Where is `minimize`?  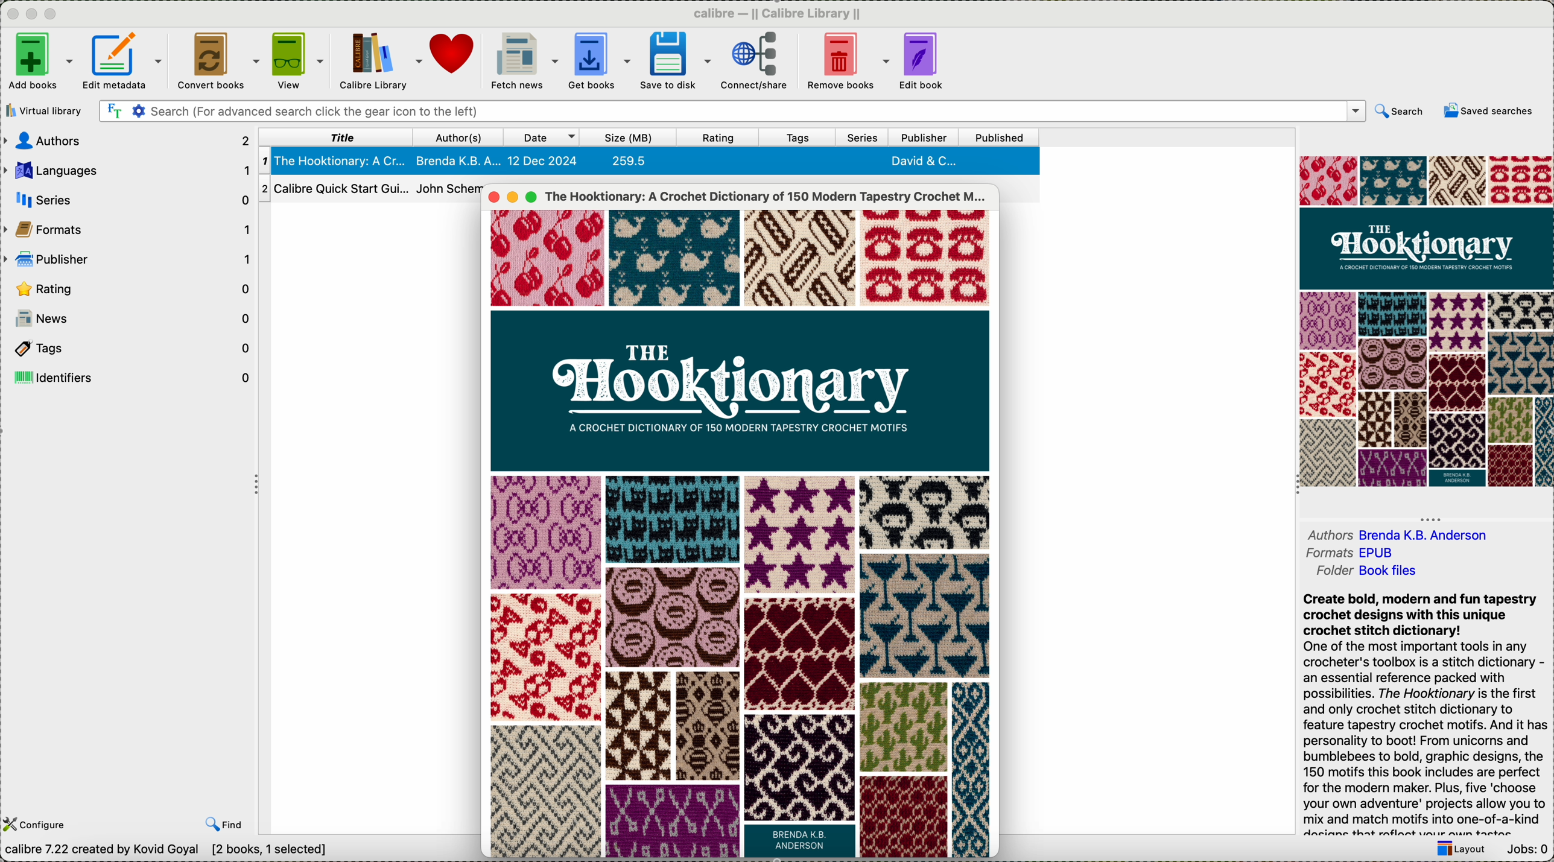 minimize is located at coordinates (514, 198).